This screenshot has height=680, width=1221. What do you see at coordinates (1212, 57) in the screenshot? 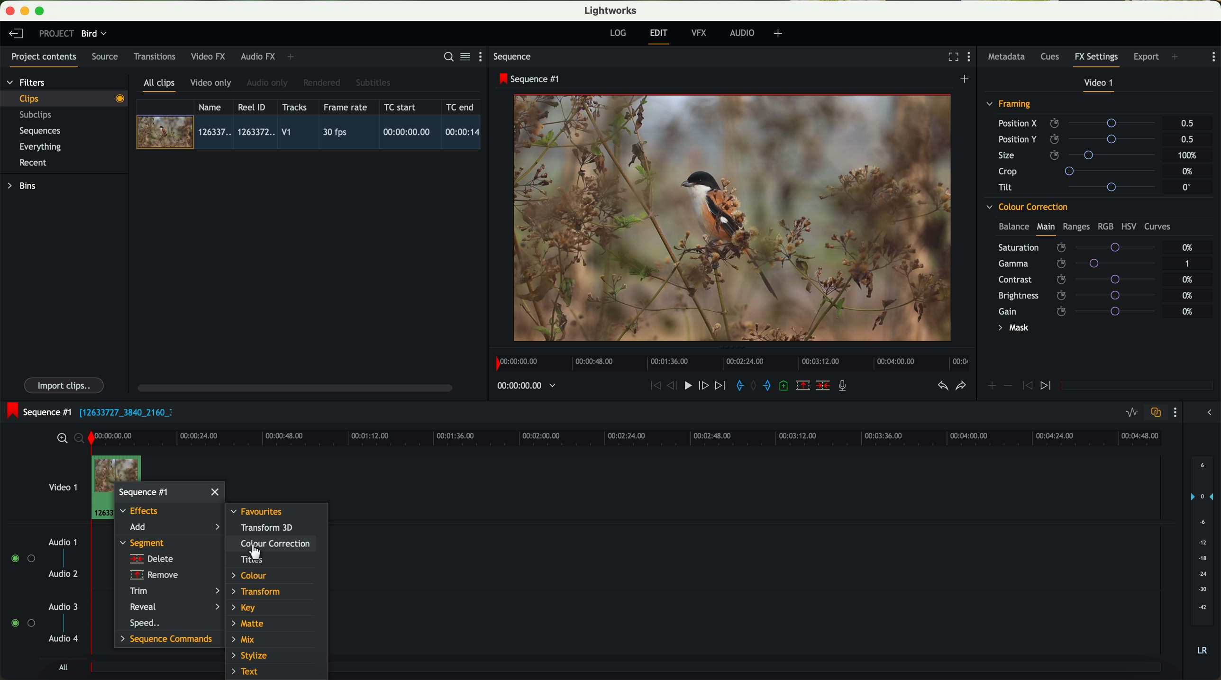
I see `show settings menu` at bounding box center [1212, 57].